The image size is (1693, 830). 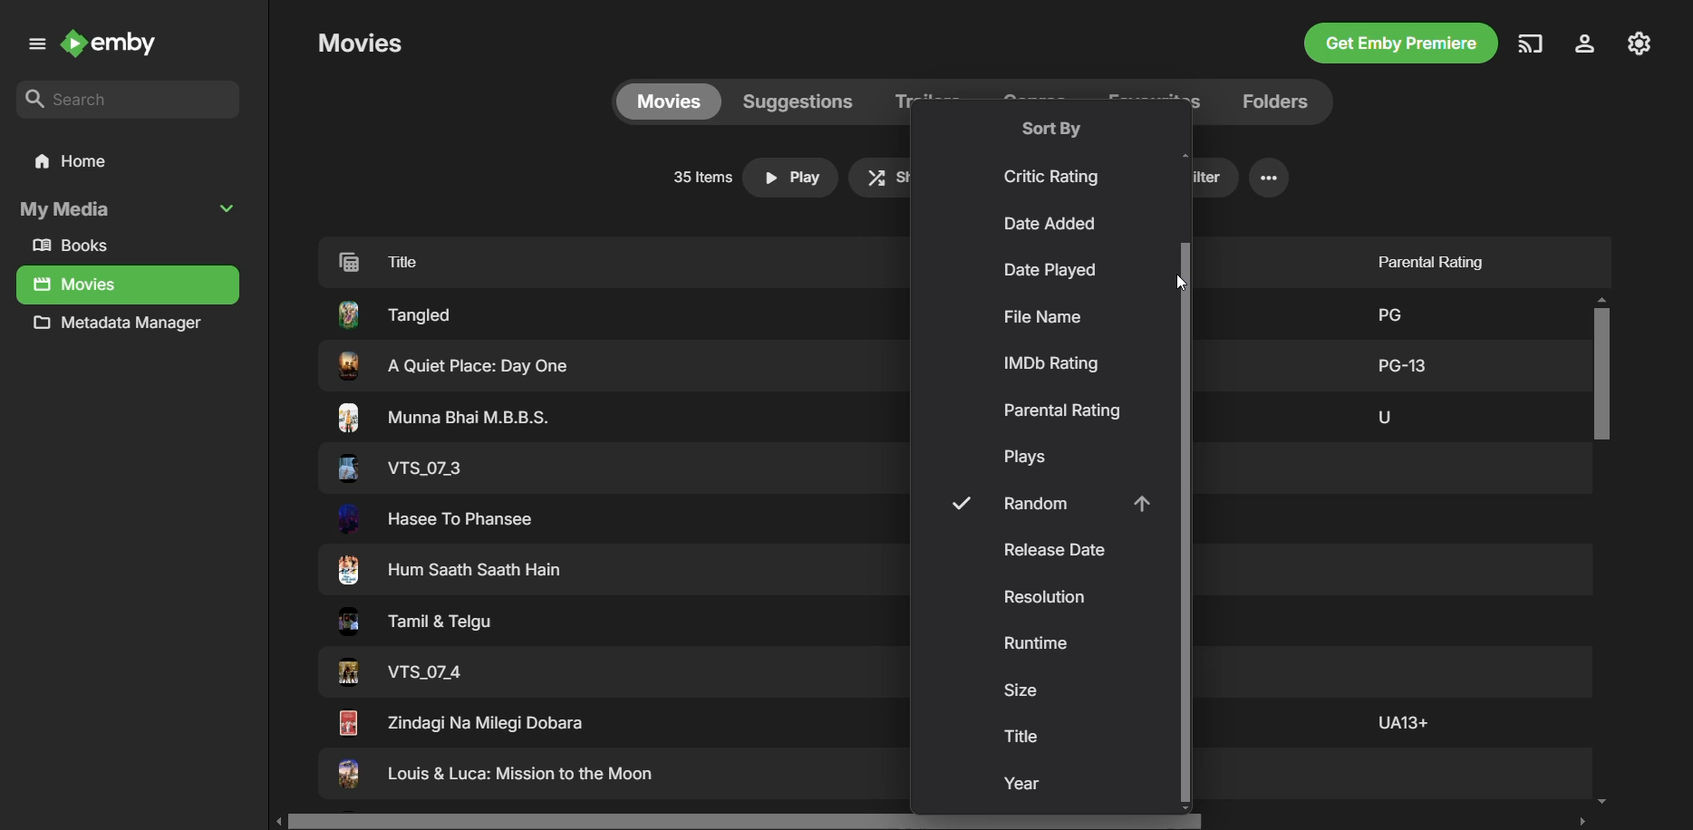 I want to click on , so click(x=1403, y=362).